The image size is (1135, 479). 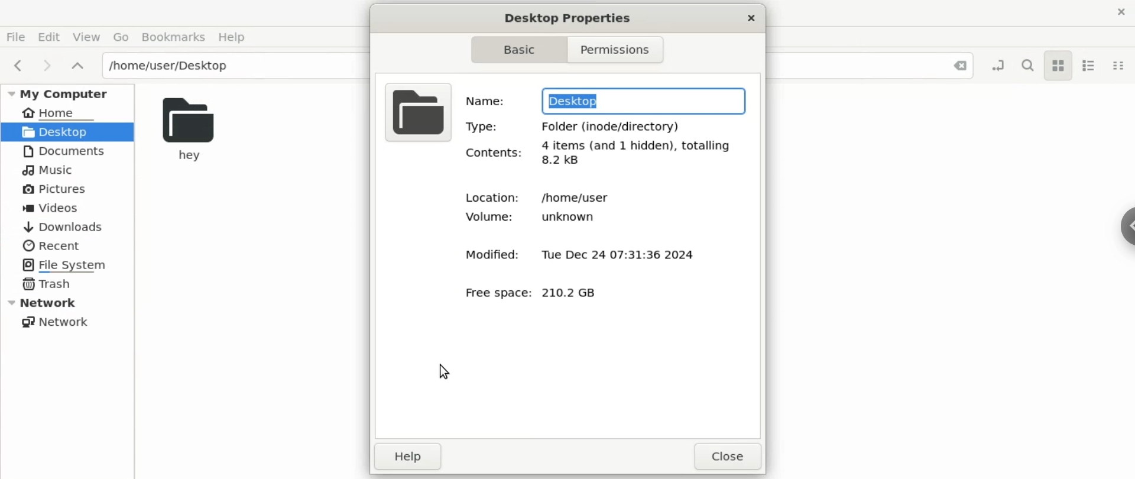 I want to click on close, so click(x=1120, y=12).